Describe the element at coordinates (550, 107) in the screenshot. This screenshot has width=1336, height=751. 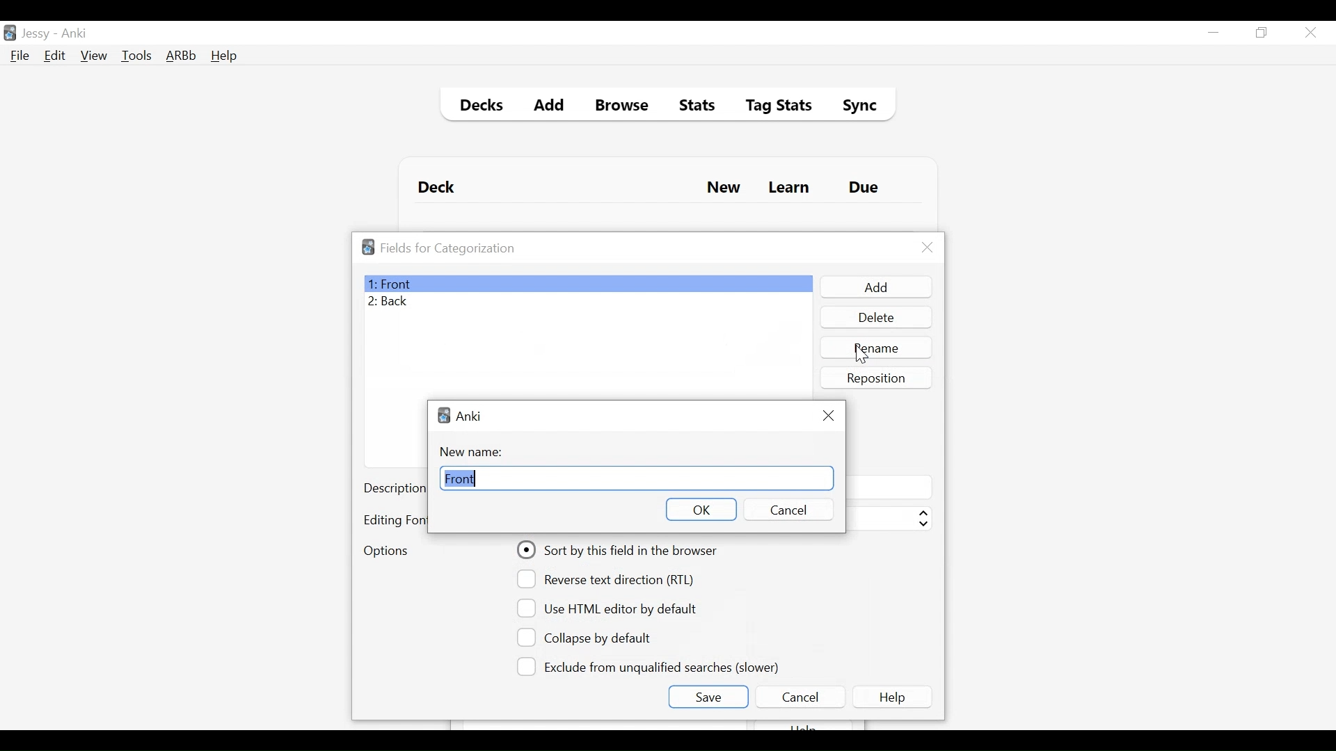
I see `Add` at that location.